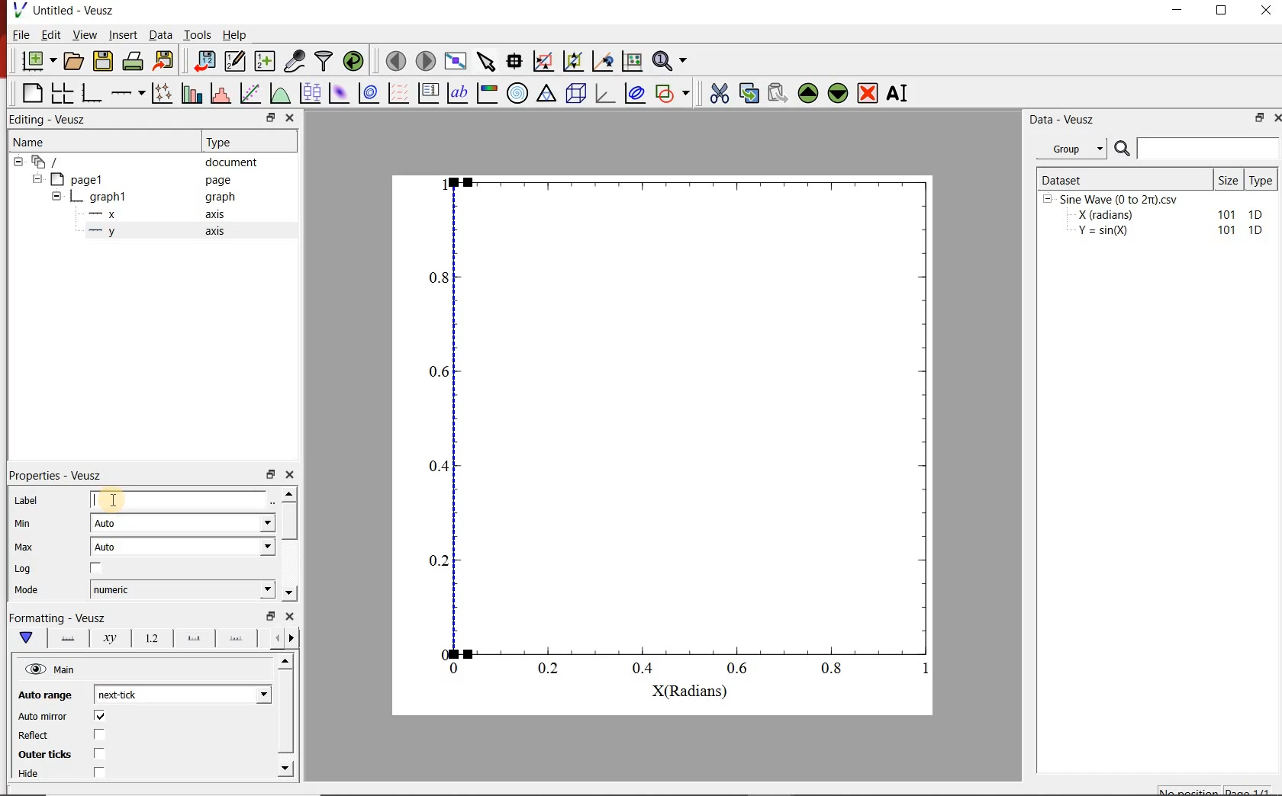  Describe the element at coordinates (1222, 11) in the screenshot. I see `Maximize` at that location.